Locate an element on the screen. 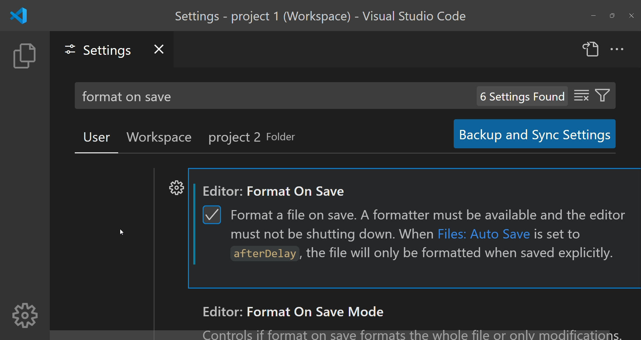  down. When is located at coordinates (396, 233).